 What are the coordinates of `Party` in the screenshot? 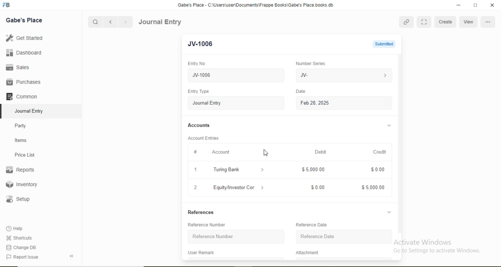 It's located at (21, 126).